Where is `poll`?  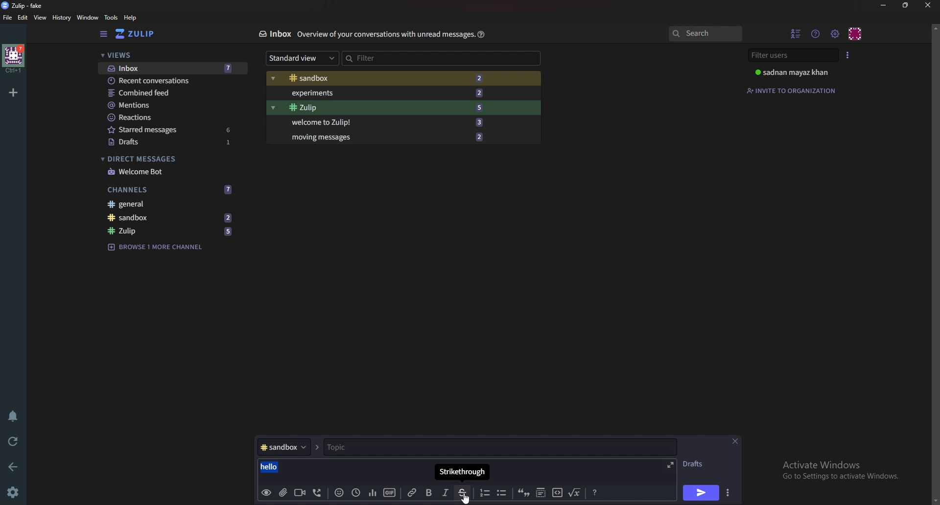 poll is located at coordinates (374, 493).